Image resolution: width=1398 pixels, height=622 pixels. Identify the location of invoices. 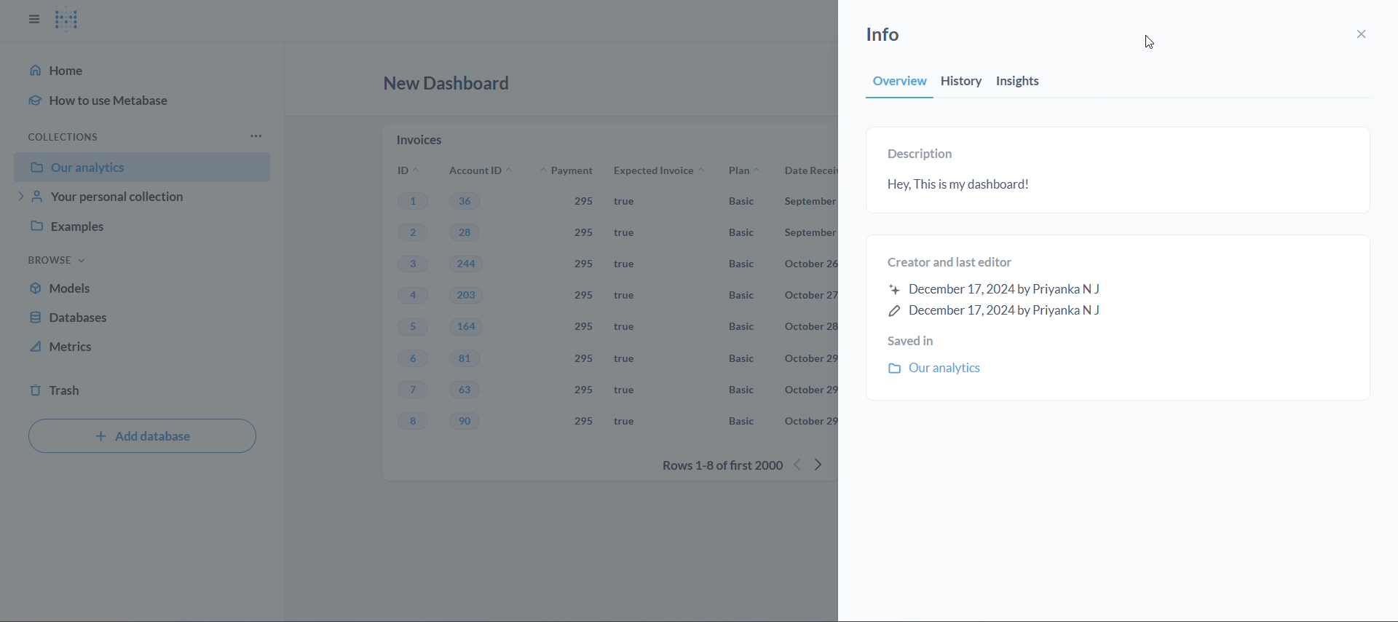
(422, 138).